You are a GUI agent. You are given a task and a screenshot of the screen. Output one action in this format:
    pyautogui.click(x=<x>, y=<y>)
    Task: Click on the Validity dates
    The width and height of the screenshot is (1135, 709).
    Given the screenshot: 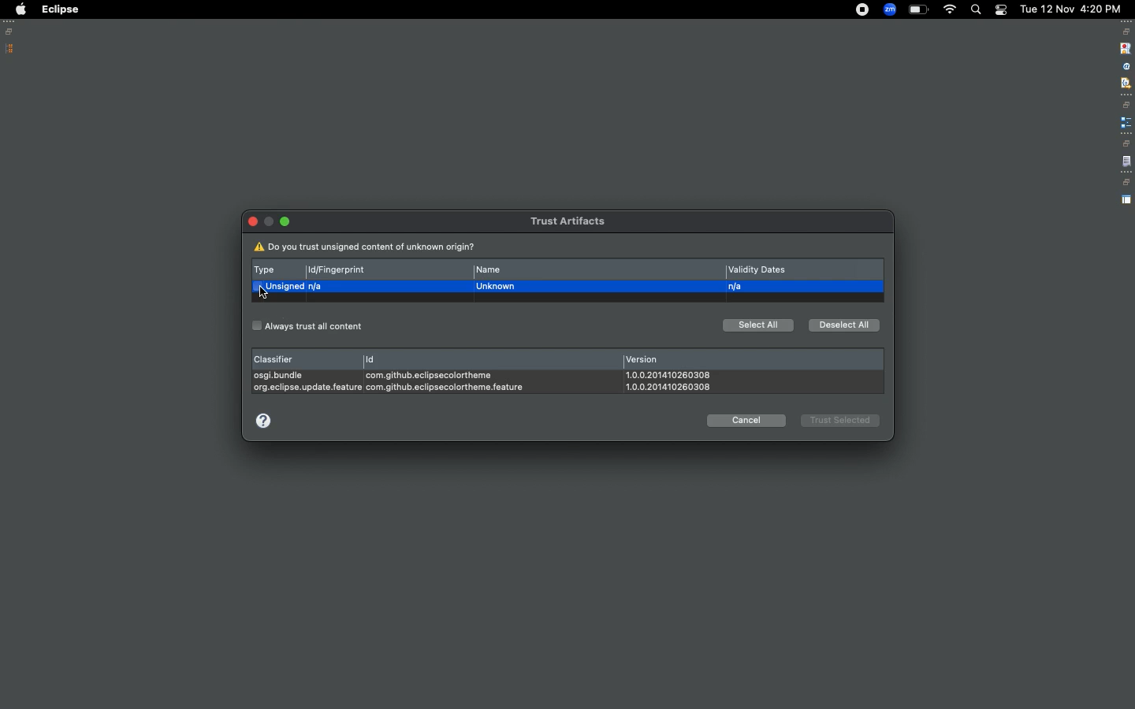 What is the action you would take?
    pyautogui.click(x=761, y=270)
    